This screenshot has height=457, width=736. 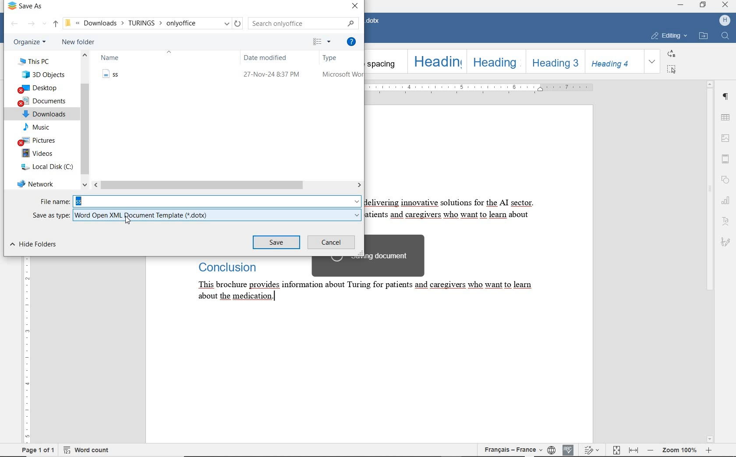 I want to click on scroll down, so click(x=85, y=186).